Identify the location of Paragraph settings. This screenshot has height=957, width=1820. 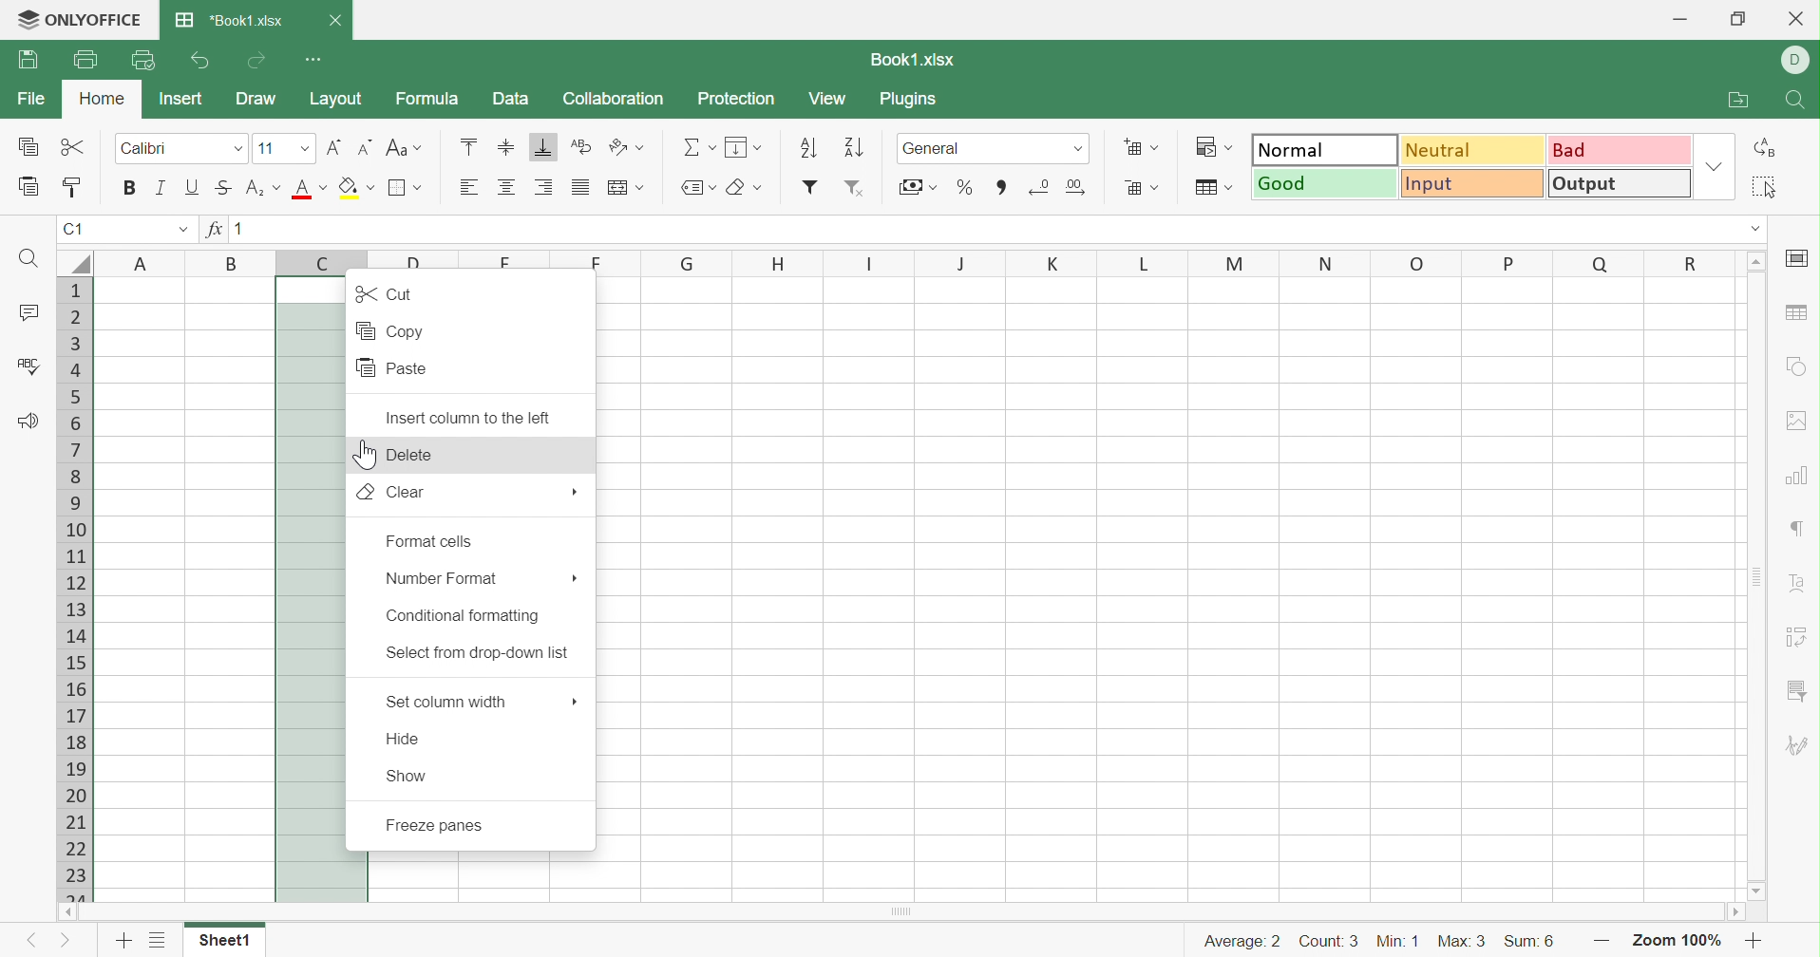
(1795, 529).